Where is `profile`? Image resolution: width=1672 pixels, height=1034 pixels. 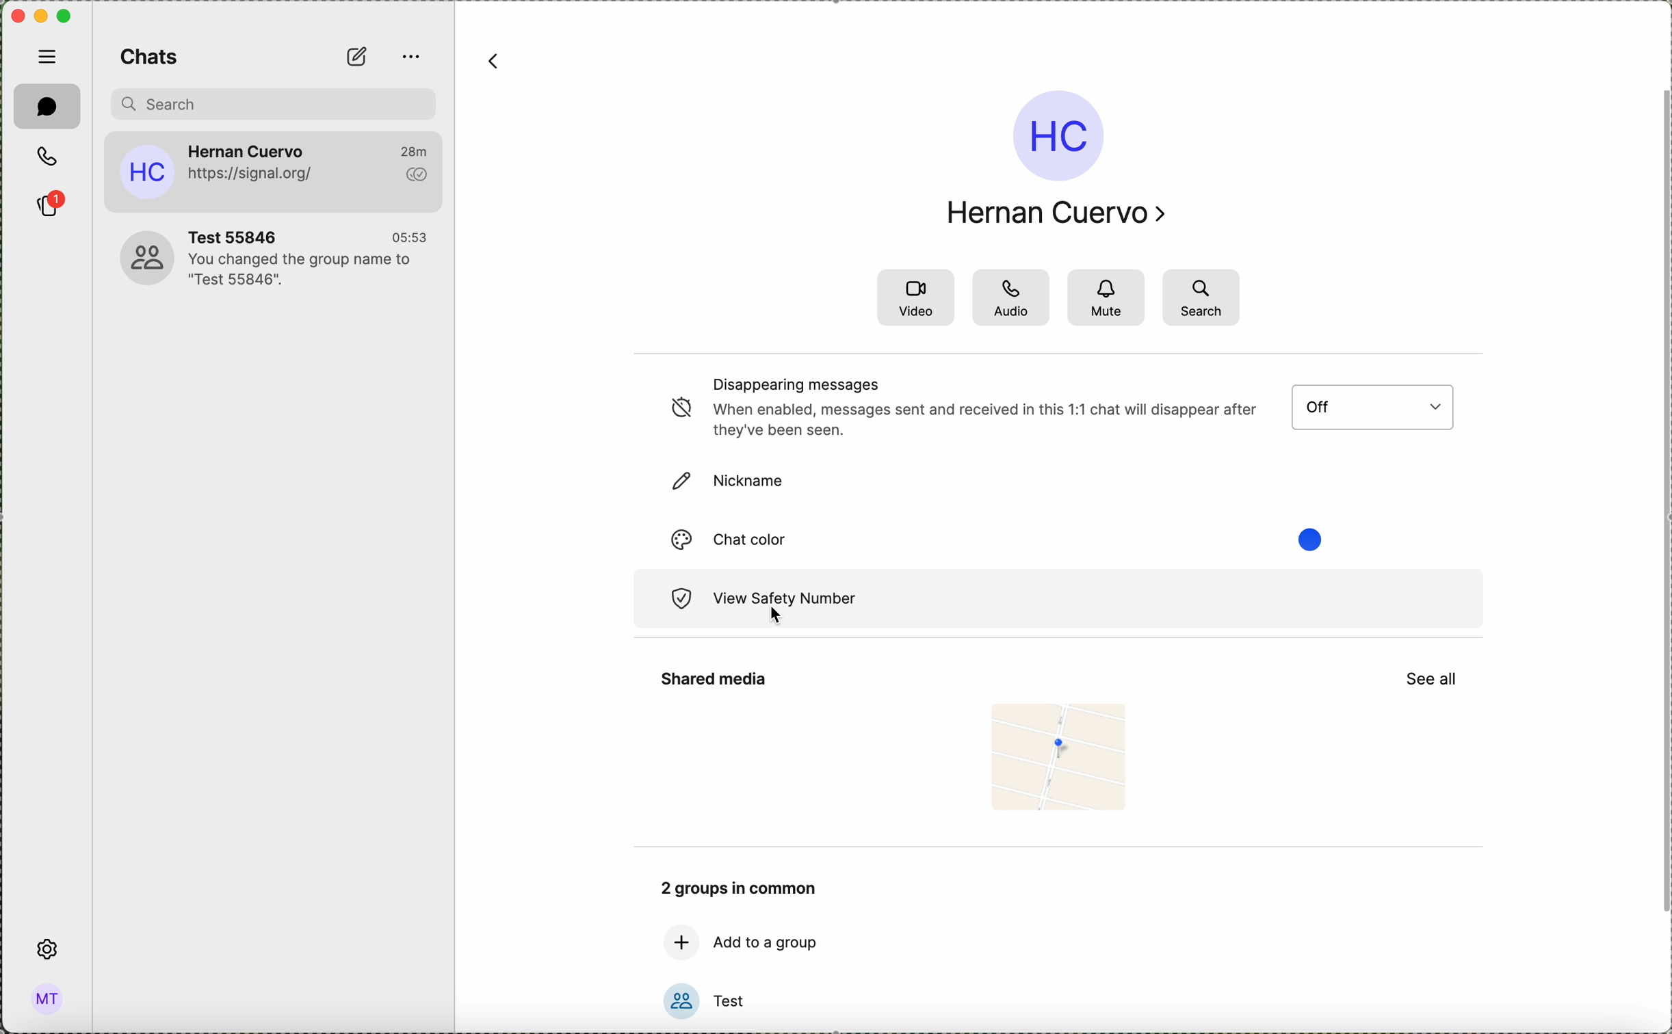
profile is located at coordinates (677, 1003).